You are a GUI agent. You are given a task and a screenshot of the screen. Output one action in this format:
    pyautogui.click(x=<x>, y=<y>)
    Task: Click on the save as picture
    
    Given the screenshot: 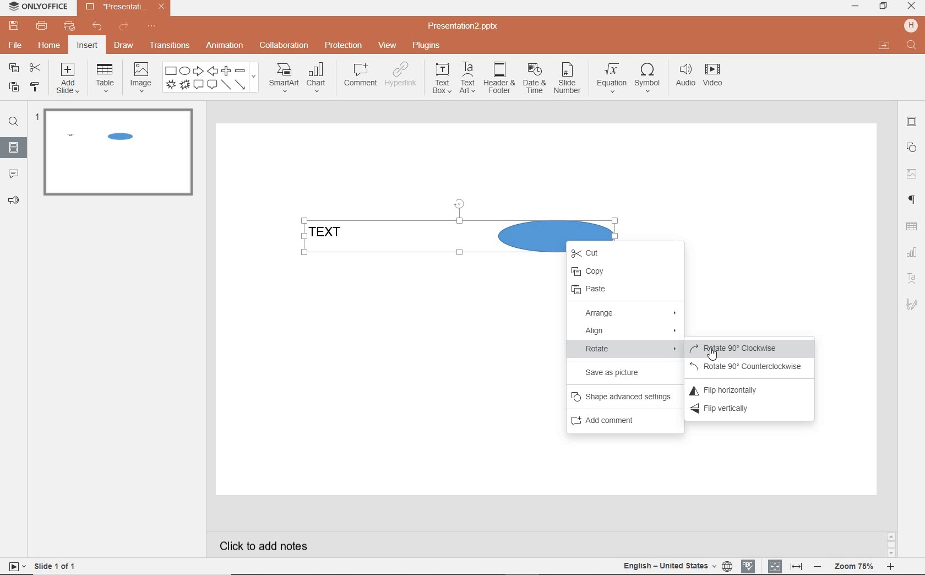 What is the action you would take?
    pyautogui.click(x=618, y=373)
    